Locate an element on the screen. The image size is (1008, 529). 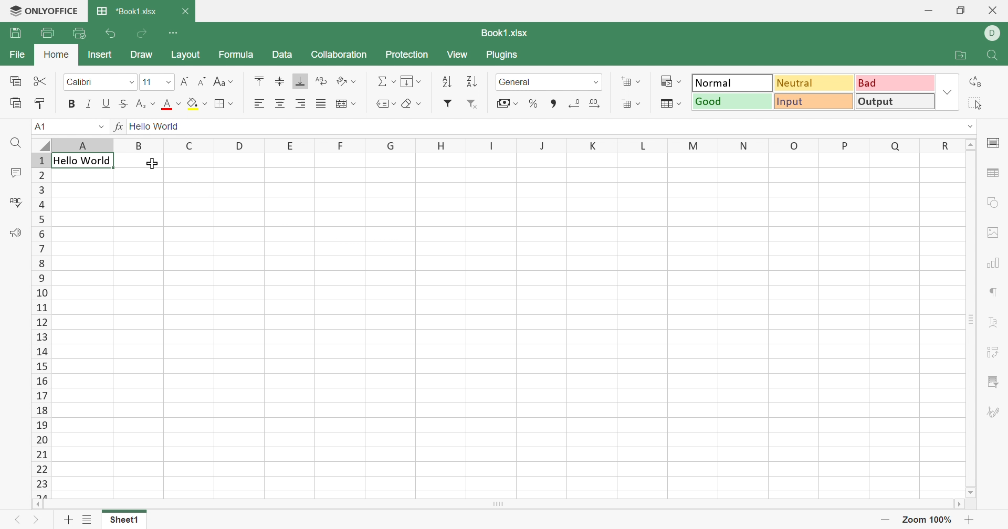
Align right is located at coordinates (300, 103).